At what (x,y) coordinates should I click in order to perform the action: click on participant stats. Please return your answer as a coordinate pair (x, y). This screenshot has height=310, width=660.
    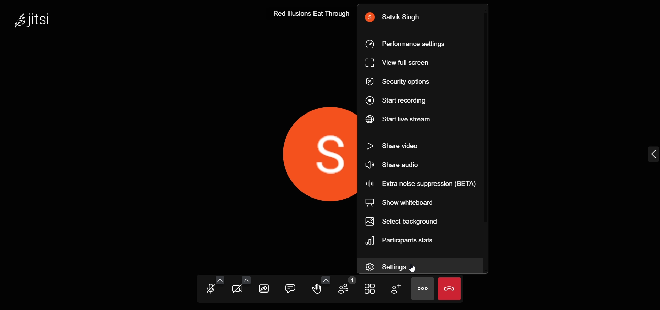
    Looking at the image, I should click on (402, 241).